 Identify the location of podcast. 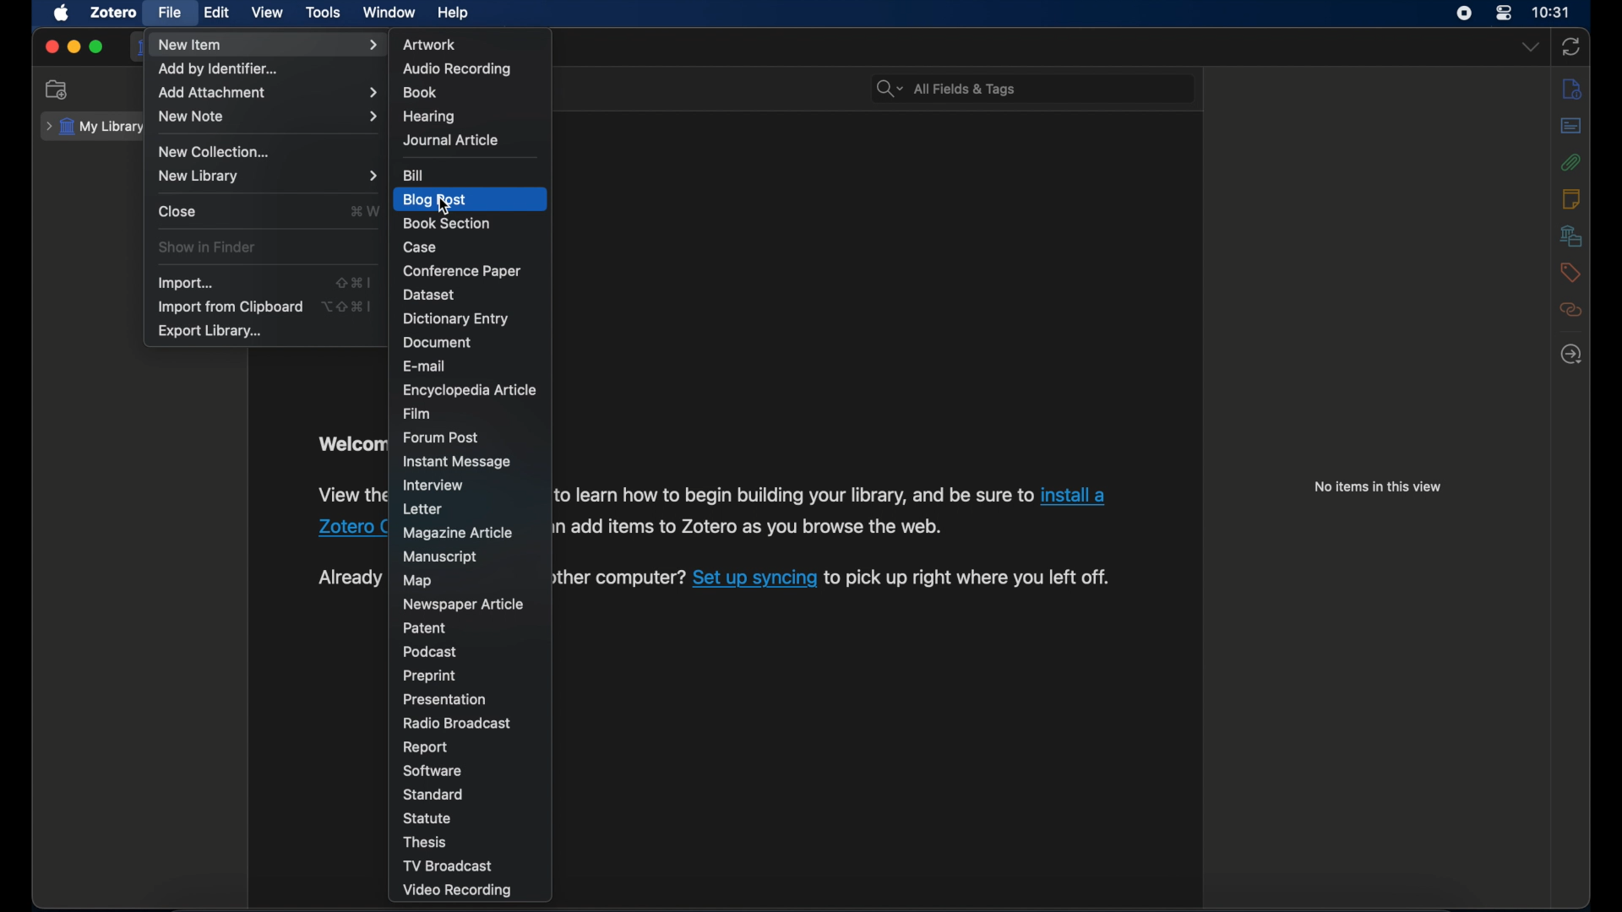
(430, 652).